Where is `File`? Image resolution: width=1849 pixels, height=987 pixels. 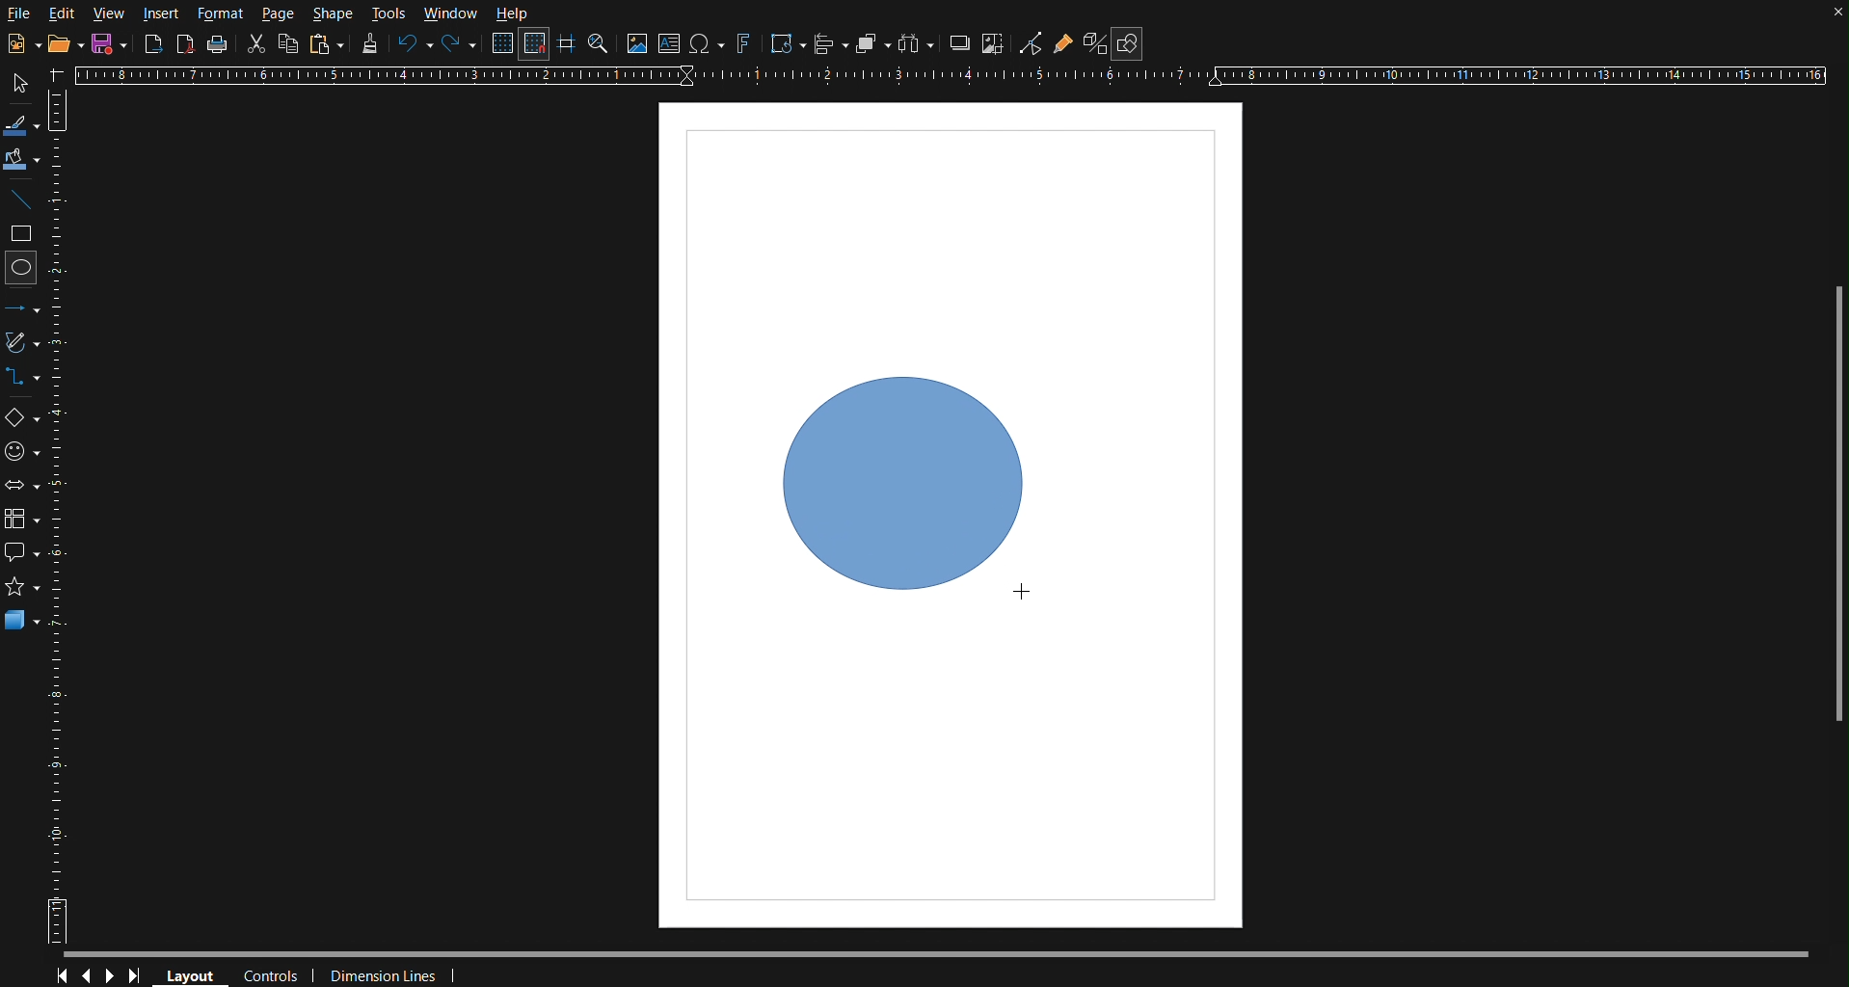 File is located at coordinates (21, 16).